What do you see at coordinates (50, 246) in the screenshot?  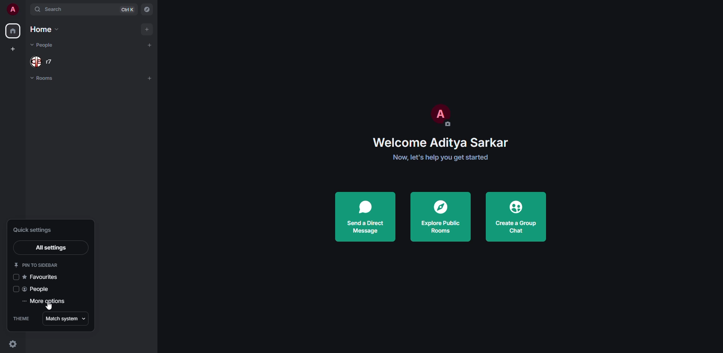 I see `all settings` at bounding box center [50, 246].